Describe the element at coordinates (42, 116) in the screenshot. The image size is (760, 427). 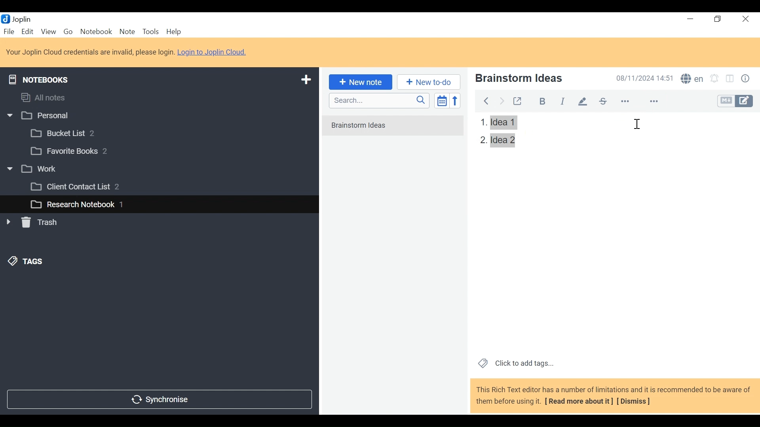
I see `w |] Personal` at that location.